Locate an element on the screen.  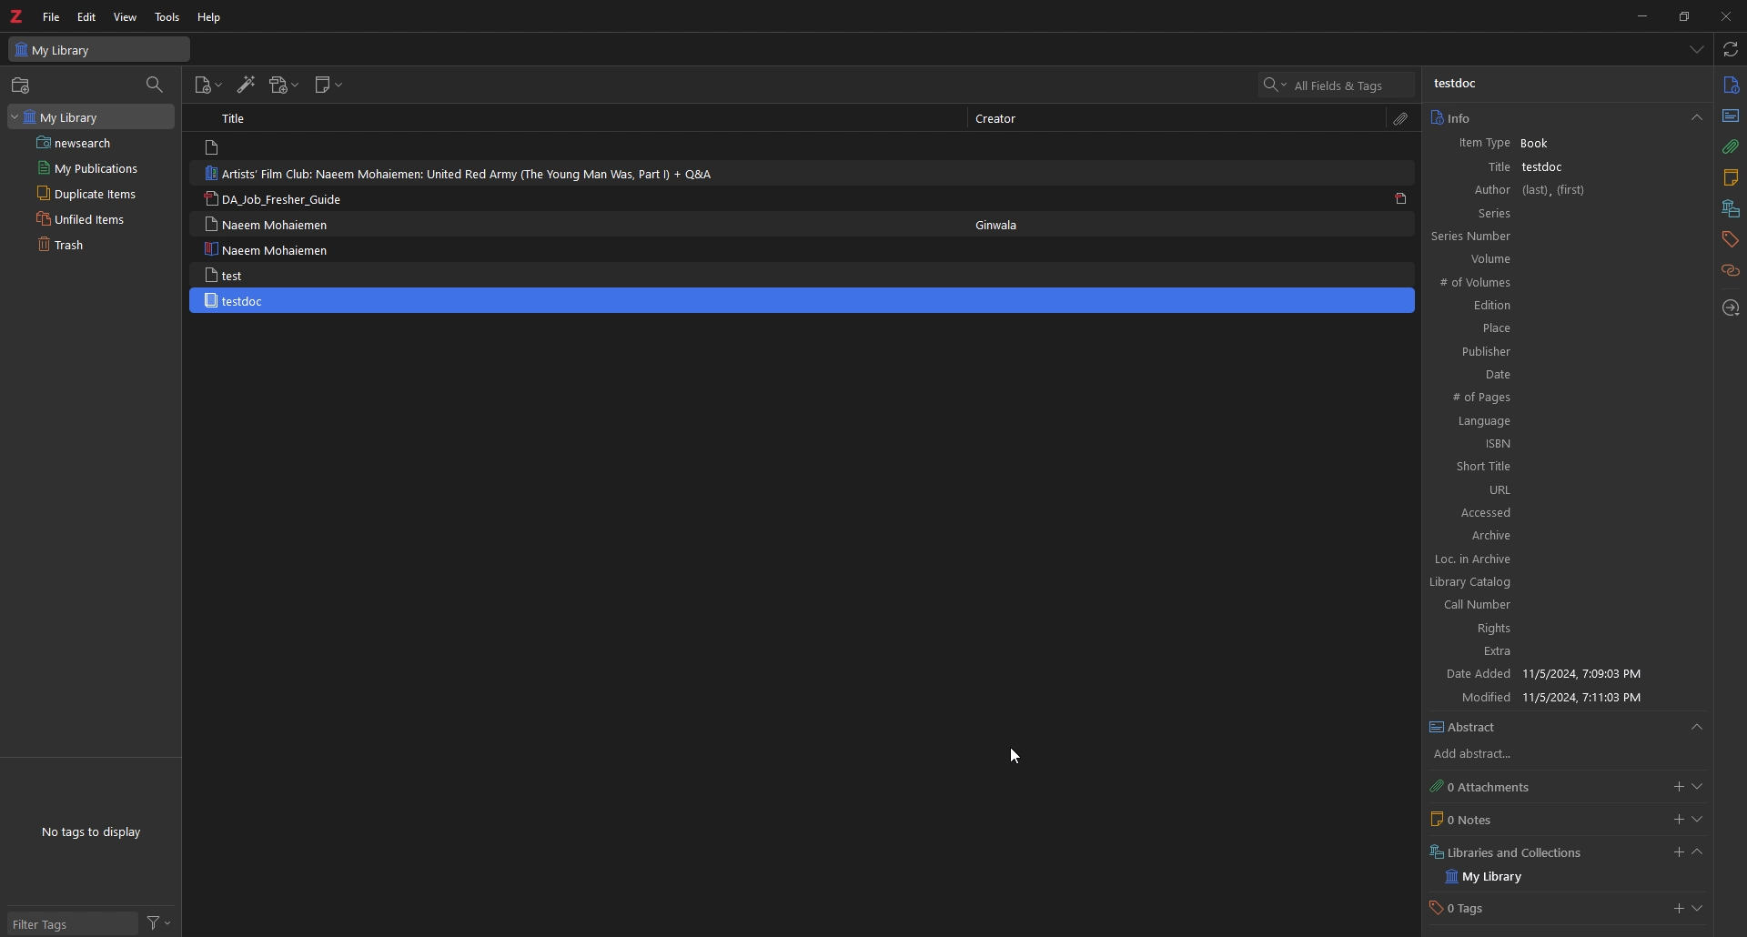
series number is located at coordinates (1492, 236).